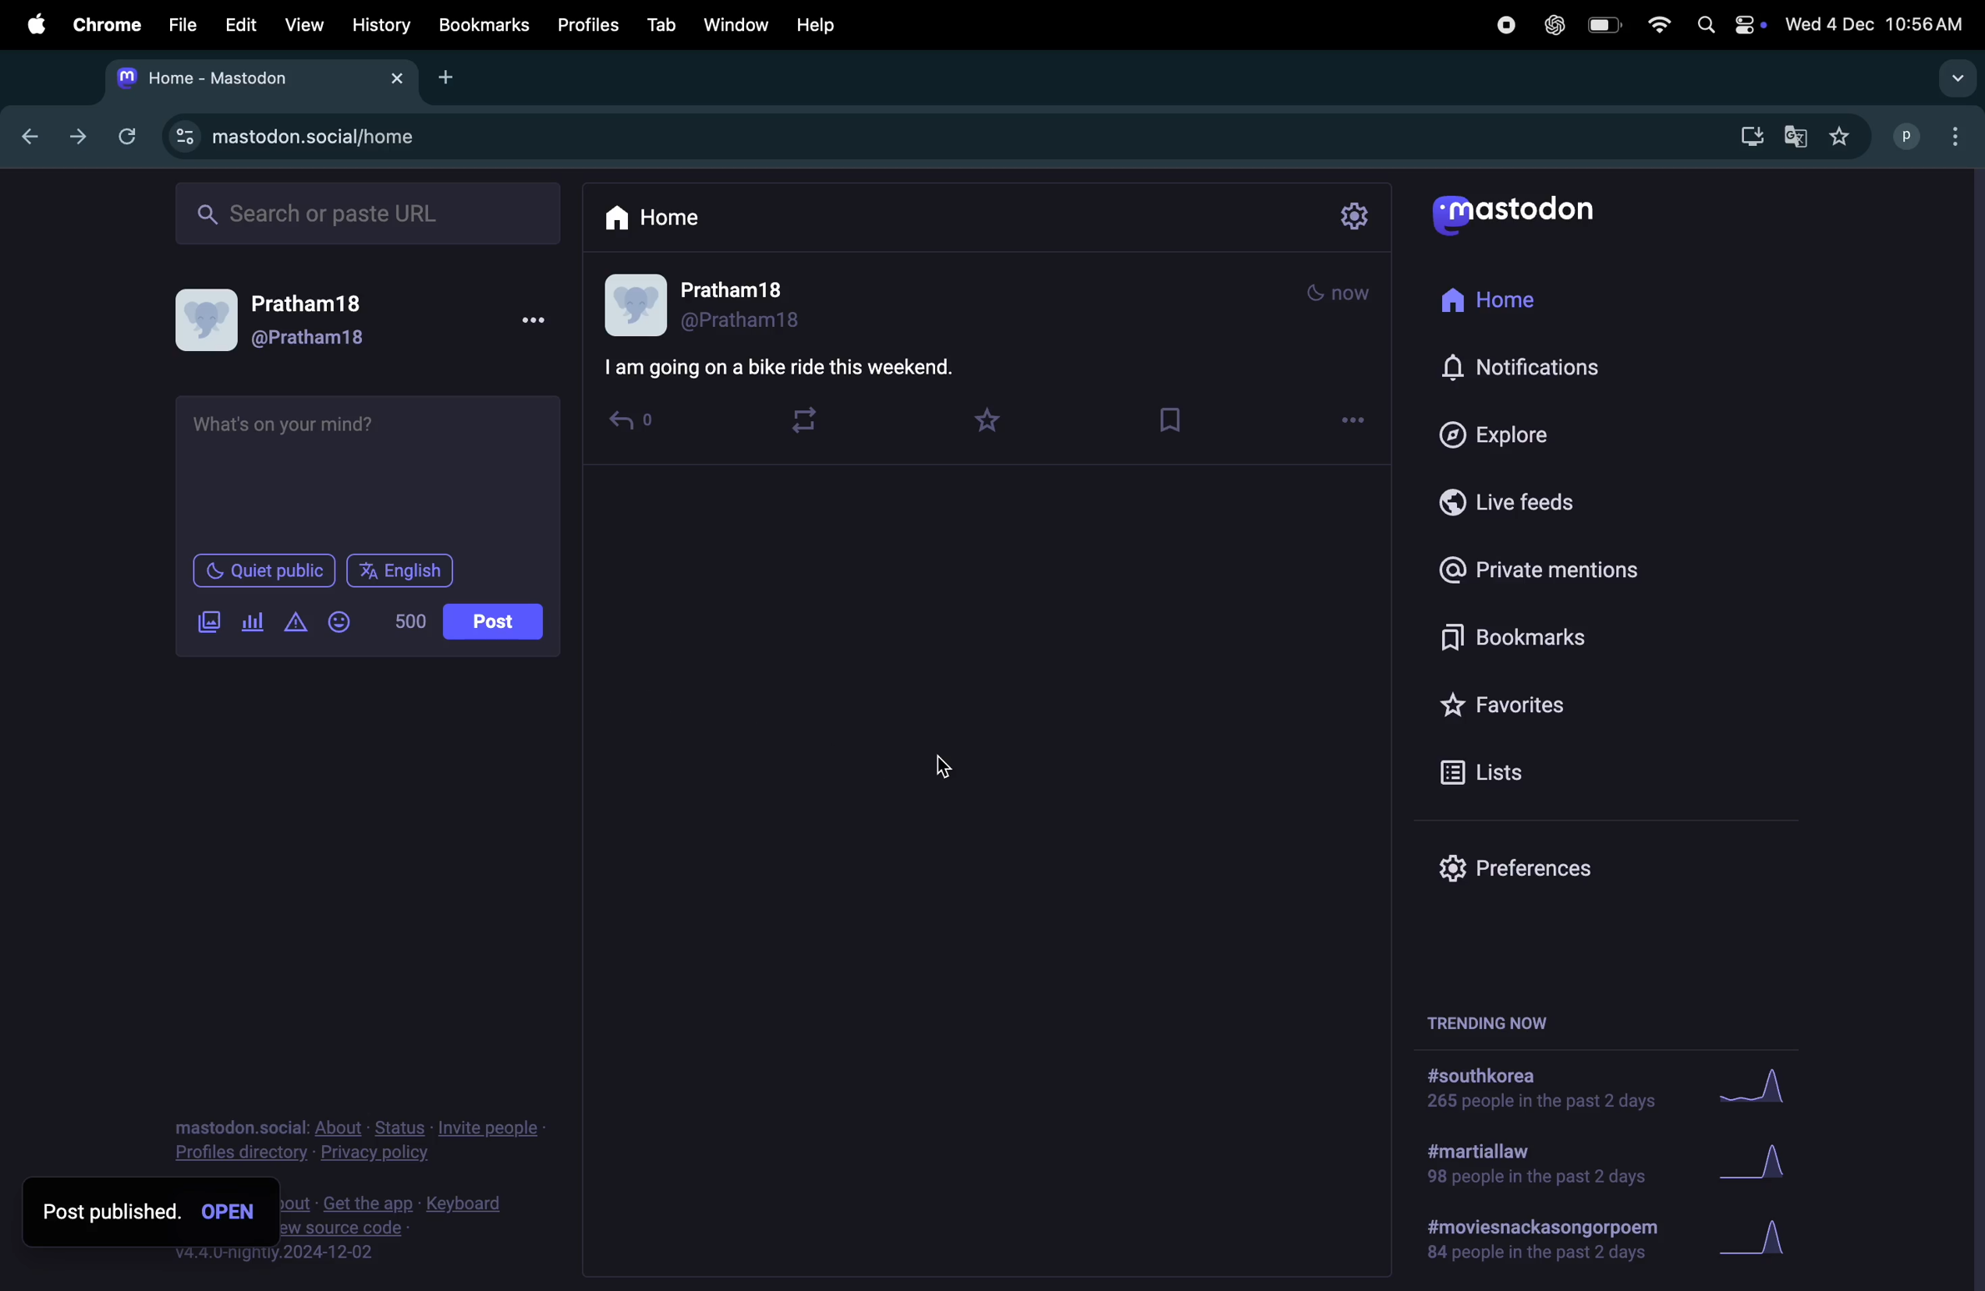 The image size is (1985, 1291). What do you see at coordinates (734, 23) in the screenshot?
I see `Window` at bounding box center [734, 23].